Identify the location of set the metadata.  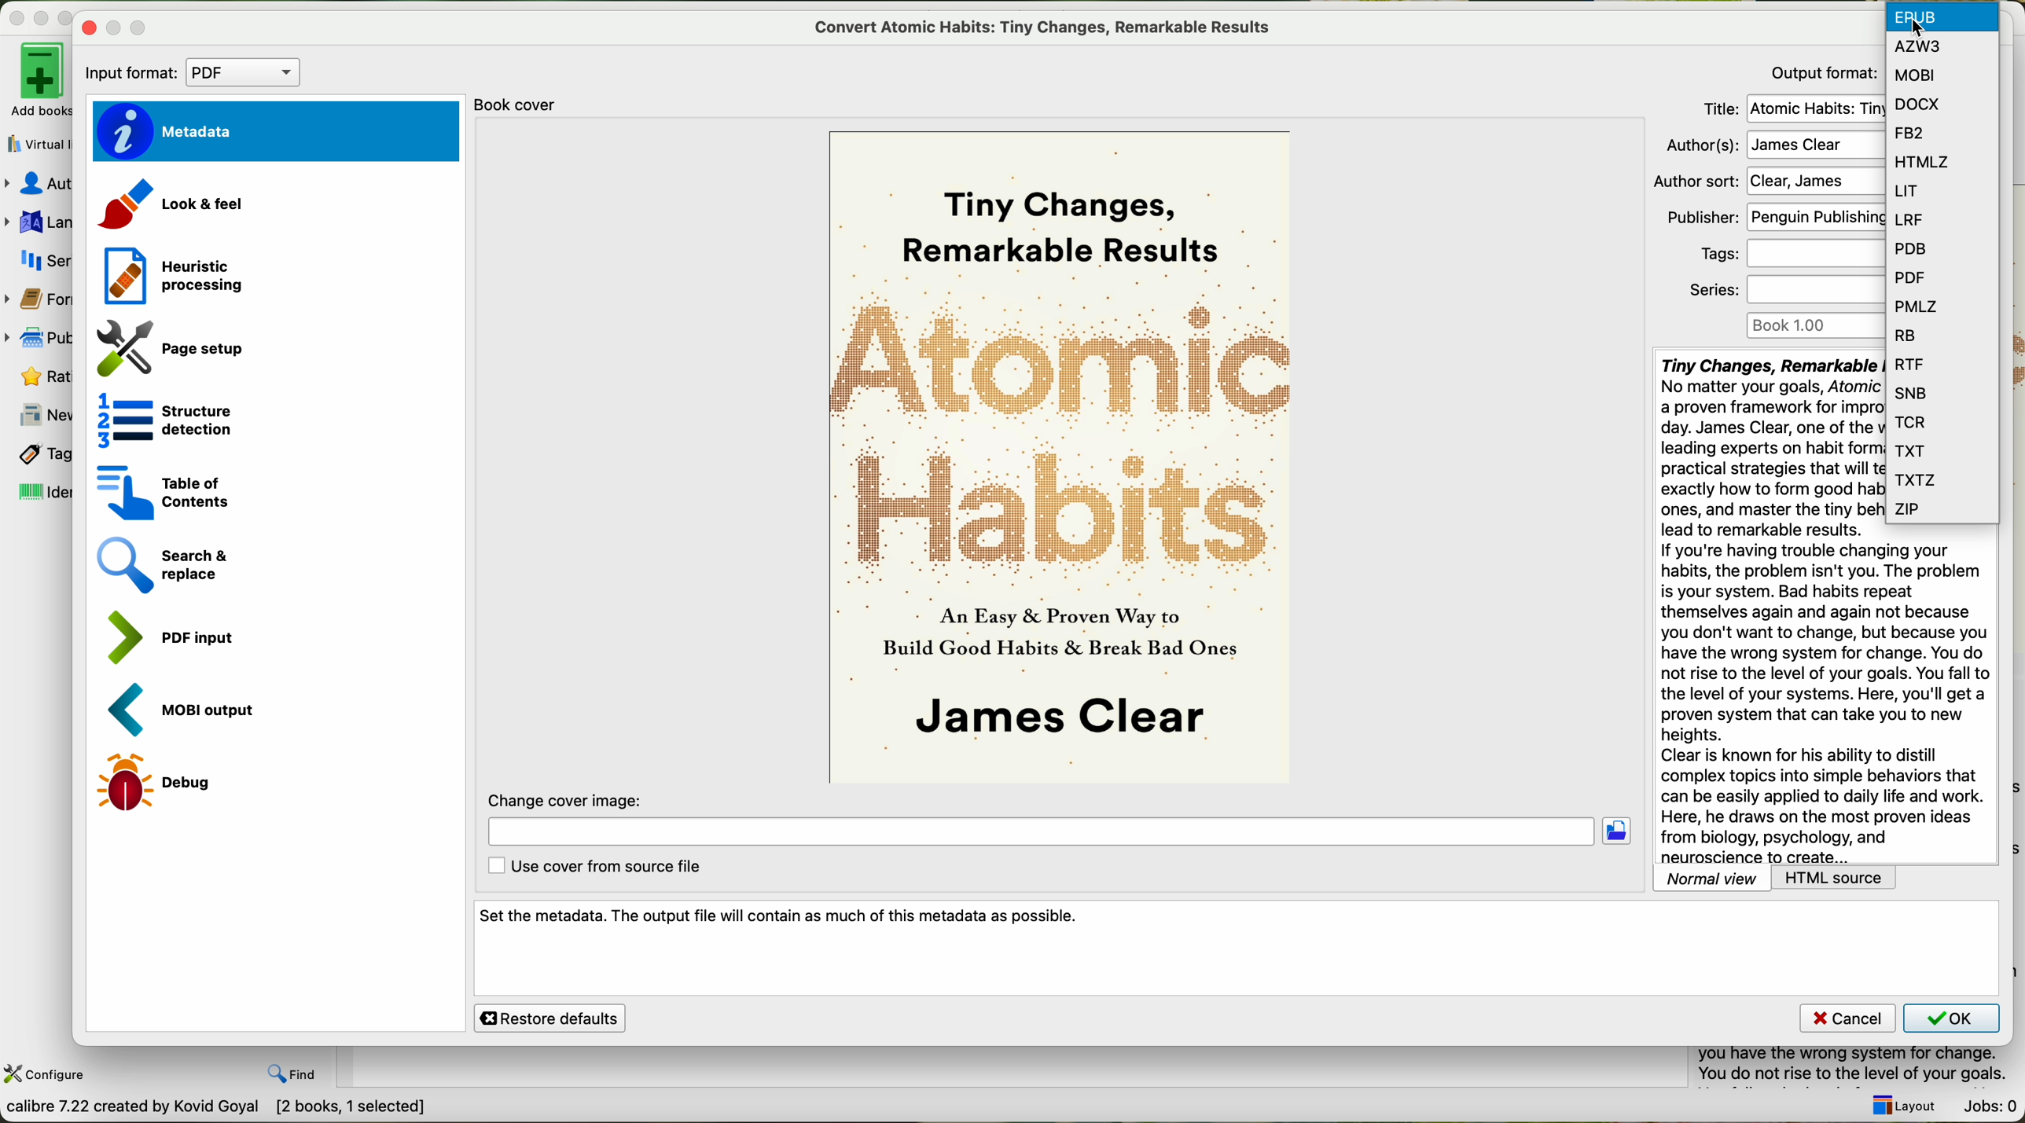
(1237, 949).